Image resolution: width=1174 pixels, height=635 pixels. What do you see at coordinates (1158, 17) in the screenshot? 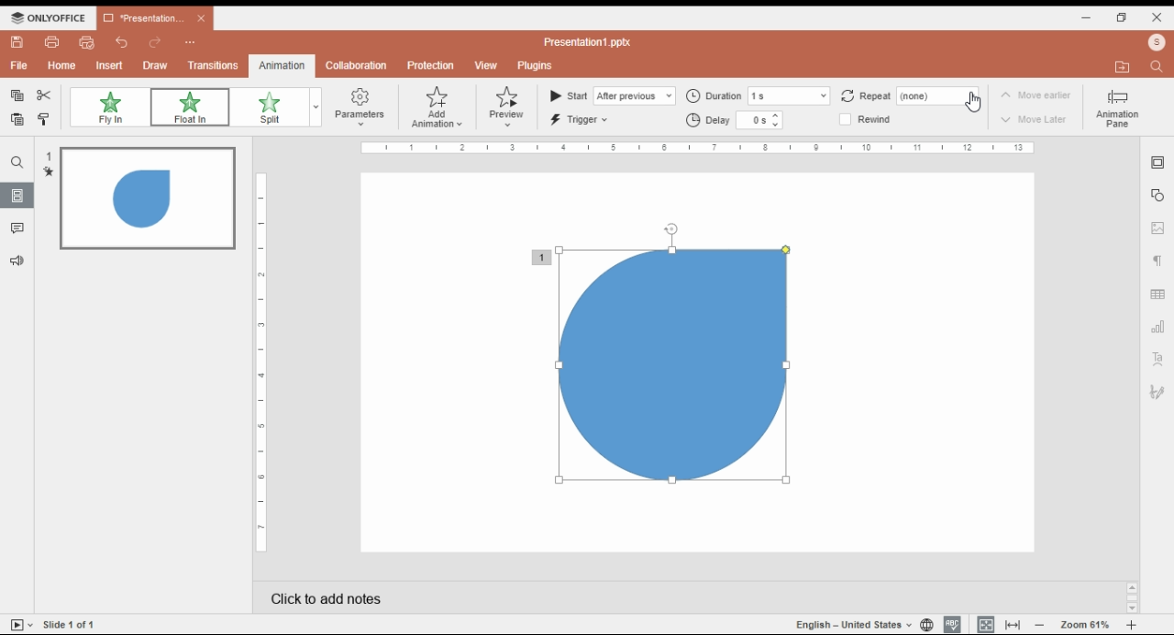
I see `close window` at bounding box center [1158, 17].